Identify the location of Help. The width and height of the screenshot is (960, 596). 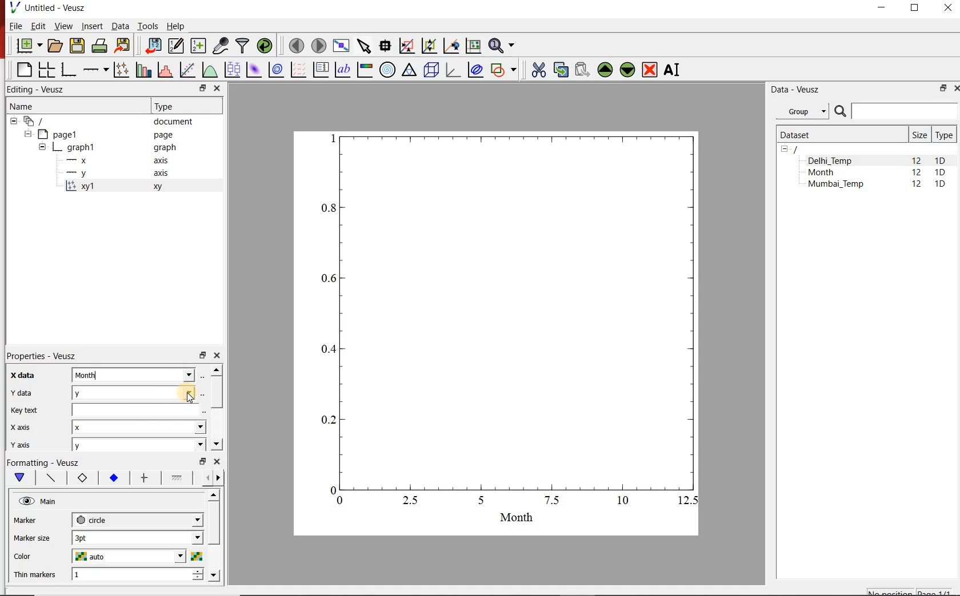
(176, 26).